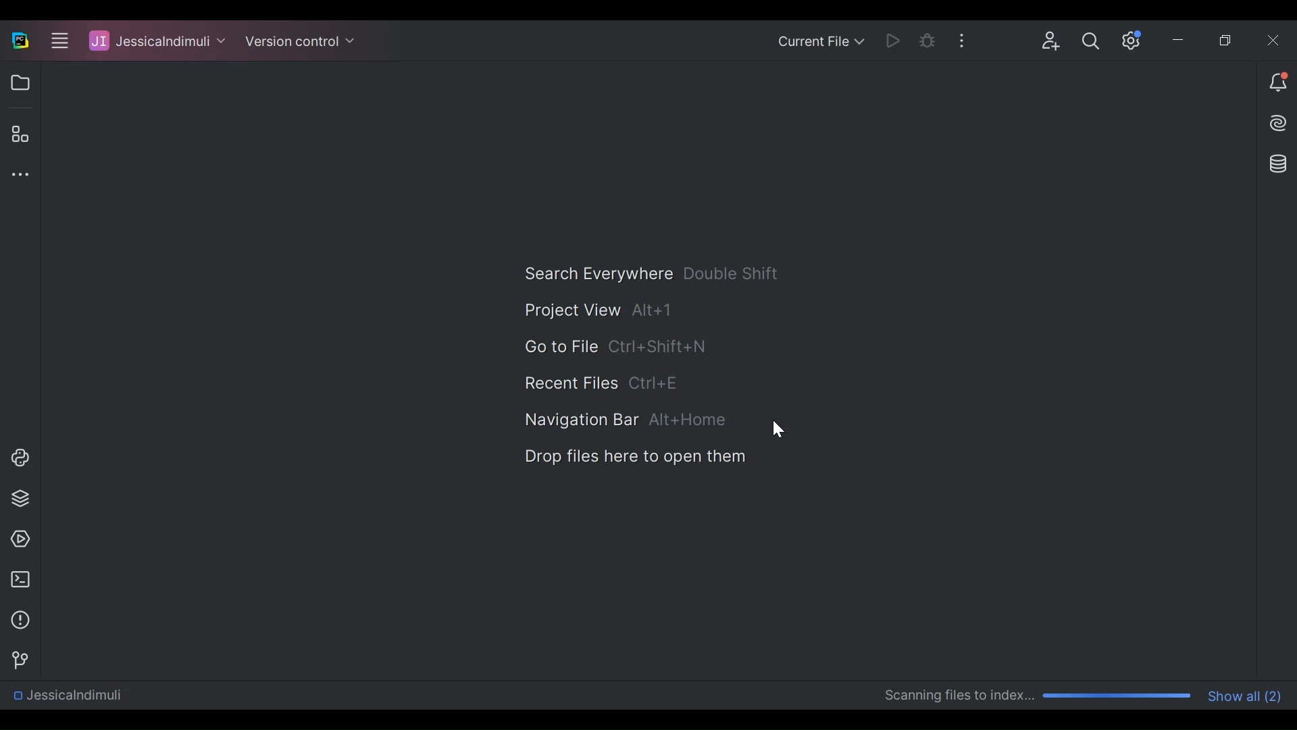 The image size is (1297, 730). I want to click on More, so click(961, 39).